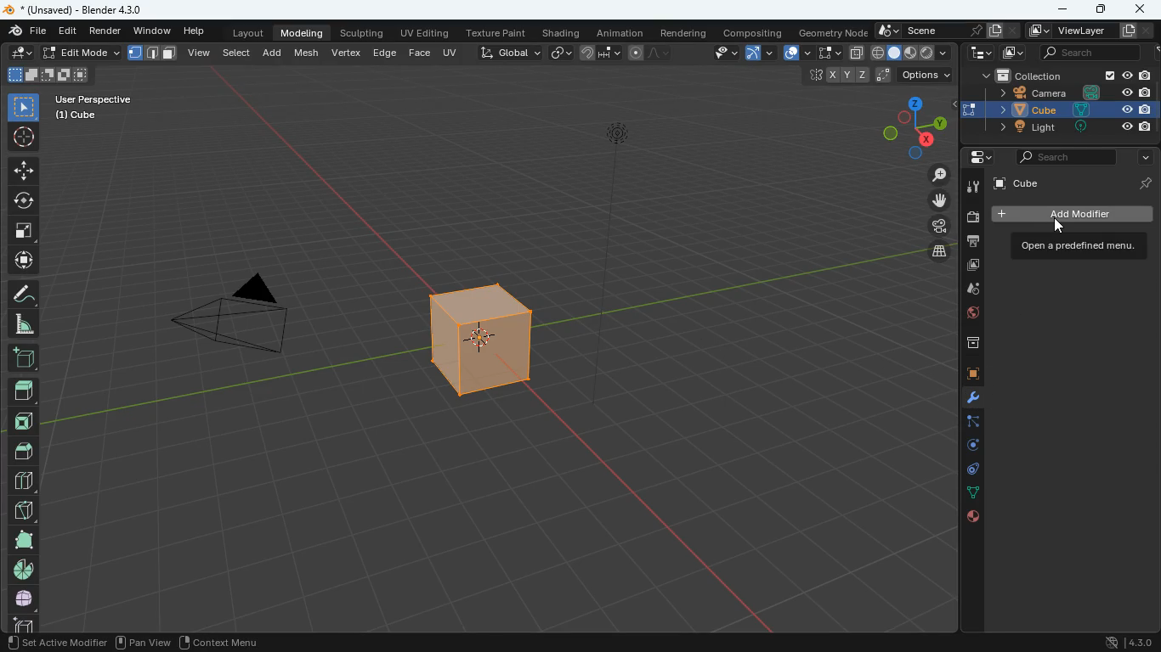  What do you see at coordinates (1124, 642) in the screenshot?
I see `4.3.0` at bounding box center [1124, 642].